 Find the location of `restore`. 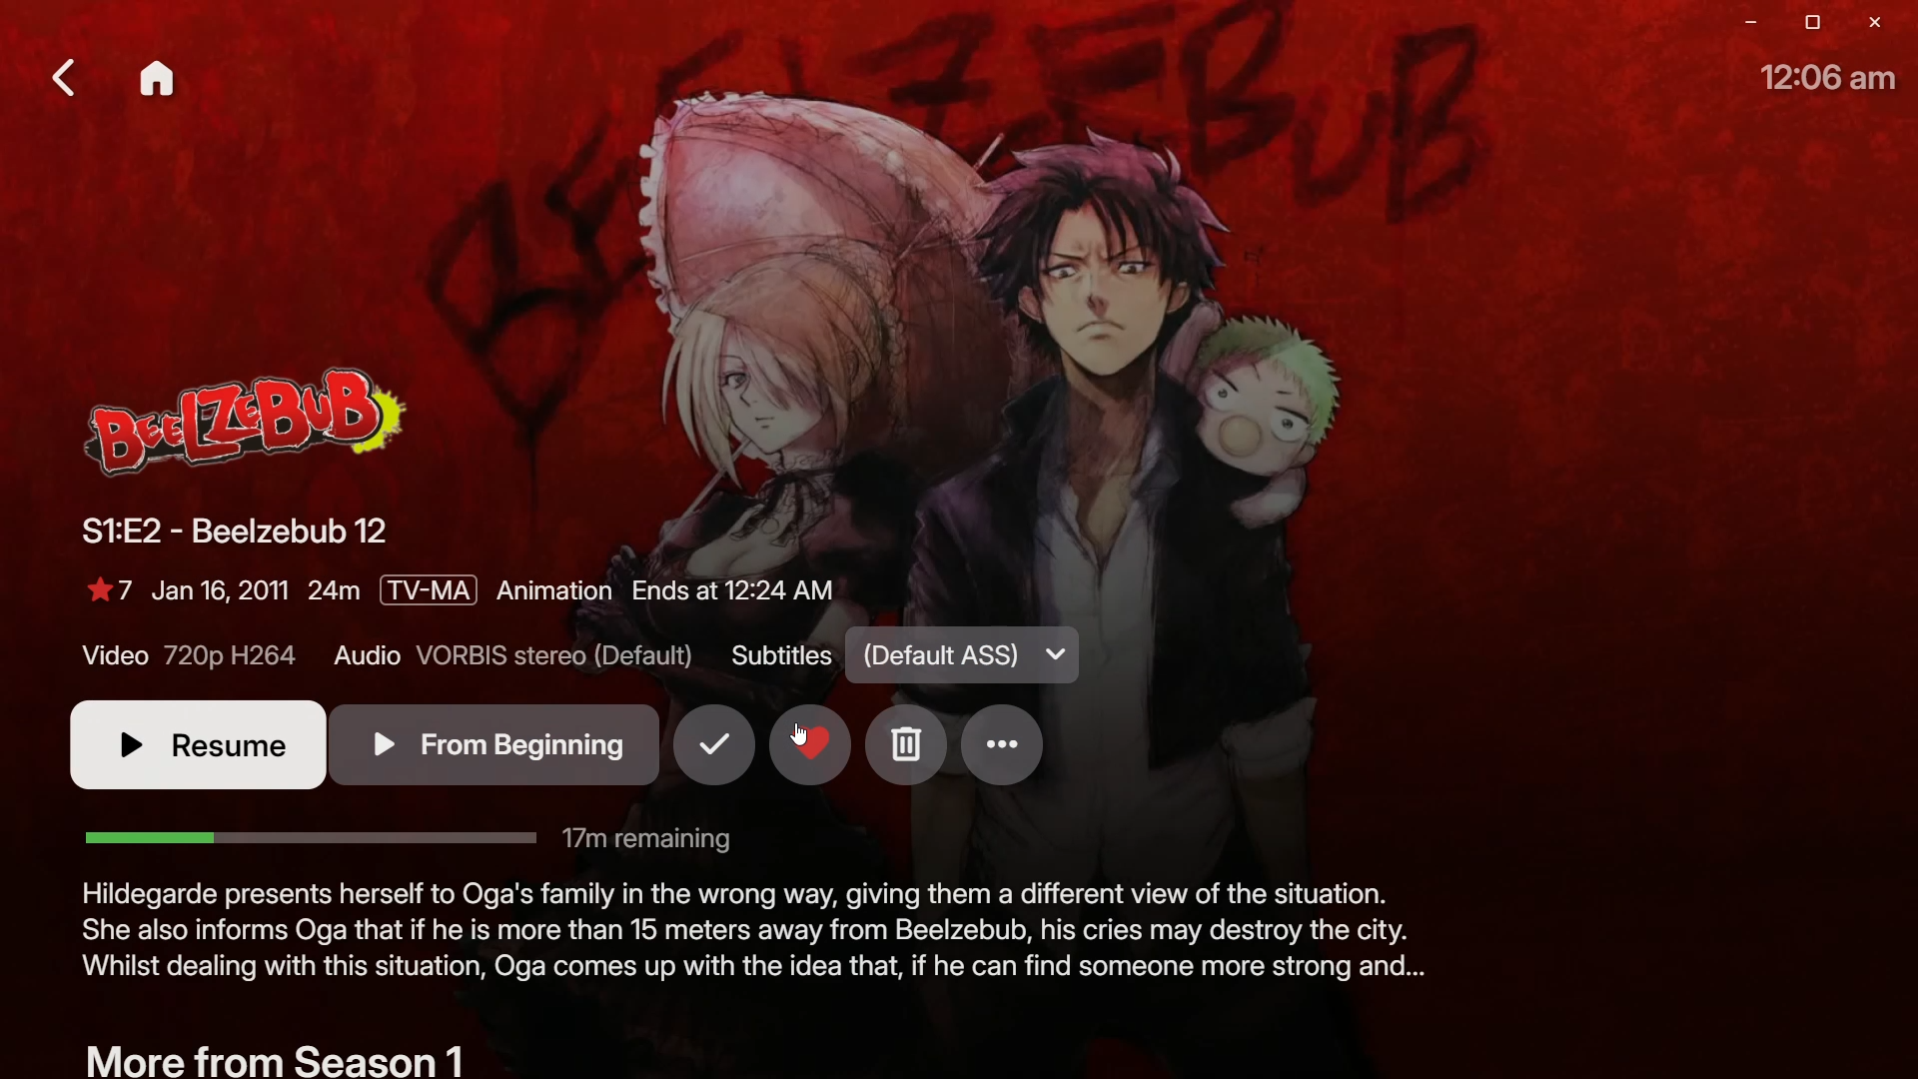

restore is located at coordinates (1802, 22).